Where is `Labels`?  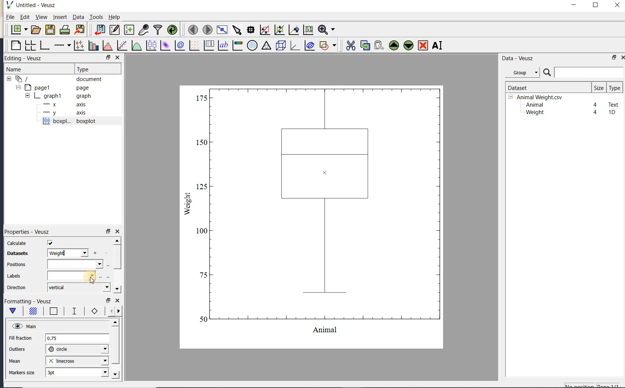
Labels is located at coordinates (14, 276).